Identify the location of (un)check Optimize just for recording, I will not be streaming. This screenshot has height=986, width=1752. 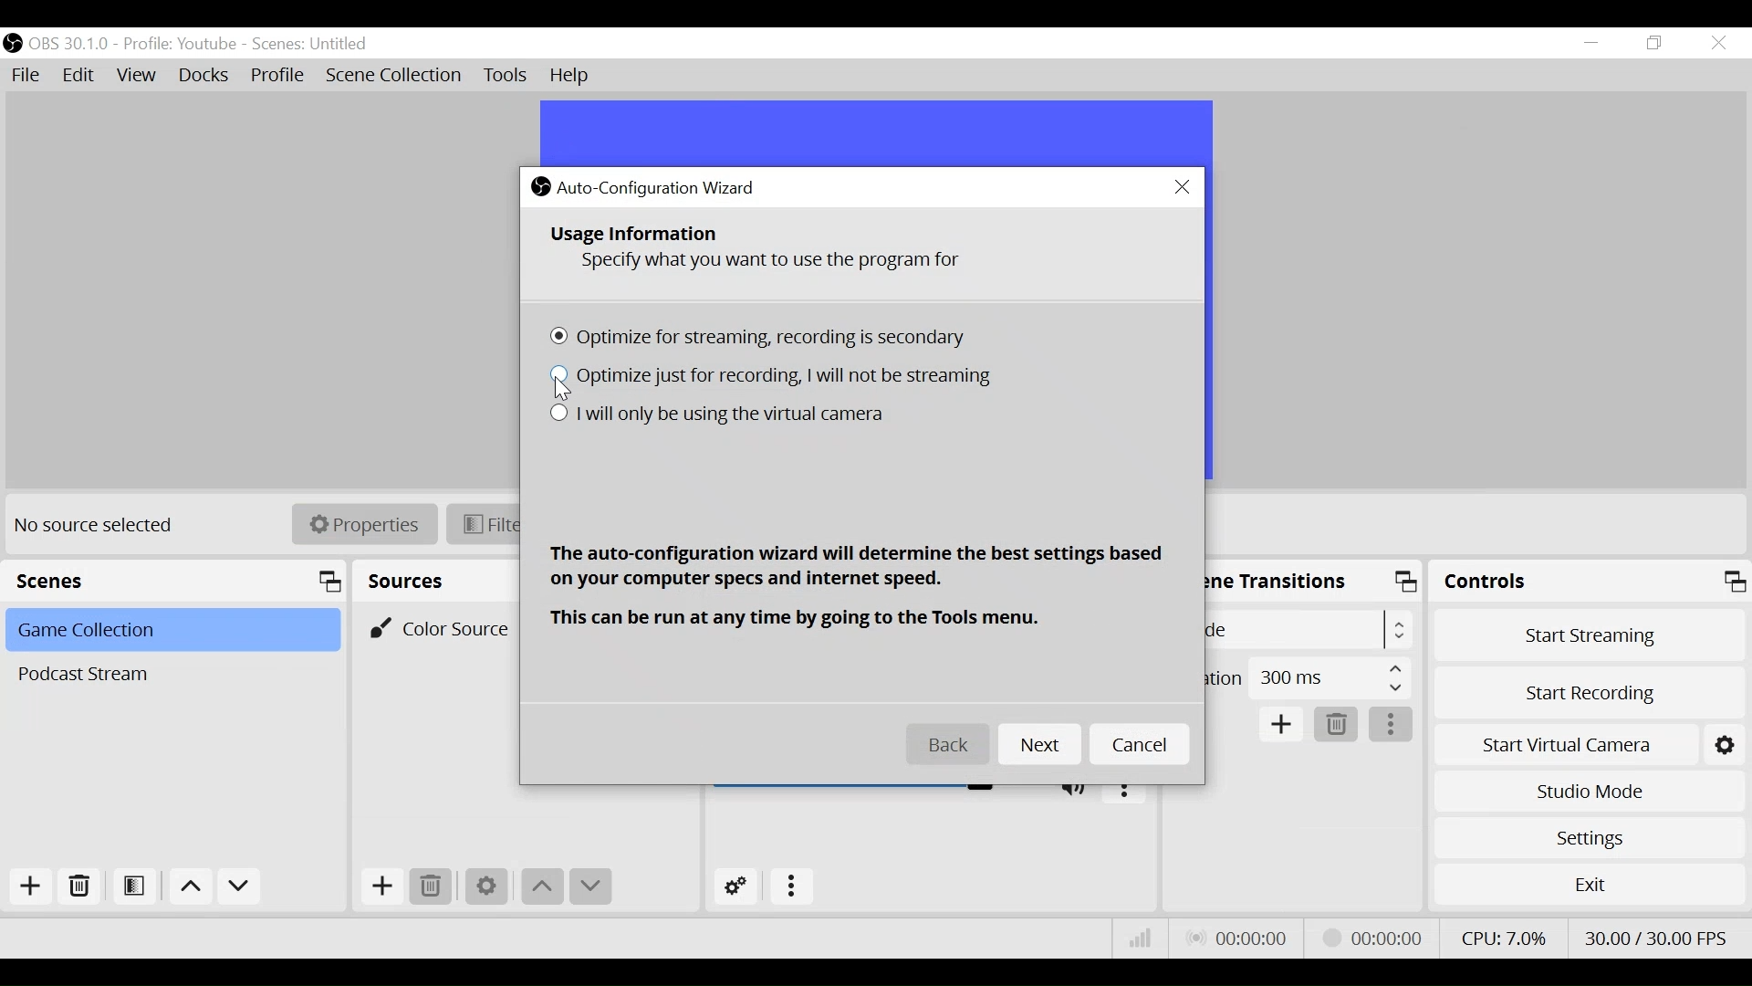
(777, 377).